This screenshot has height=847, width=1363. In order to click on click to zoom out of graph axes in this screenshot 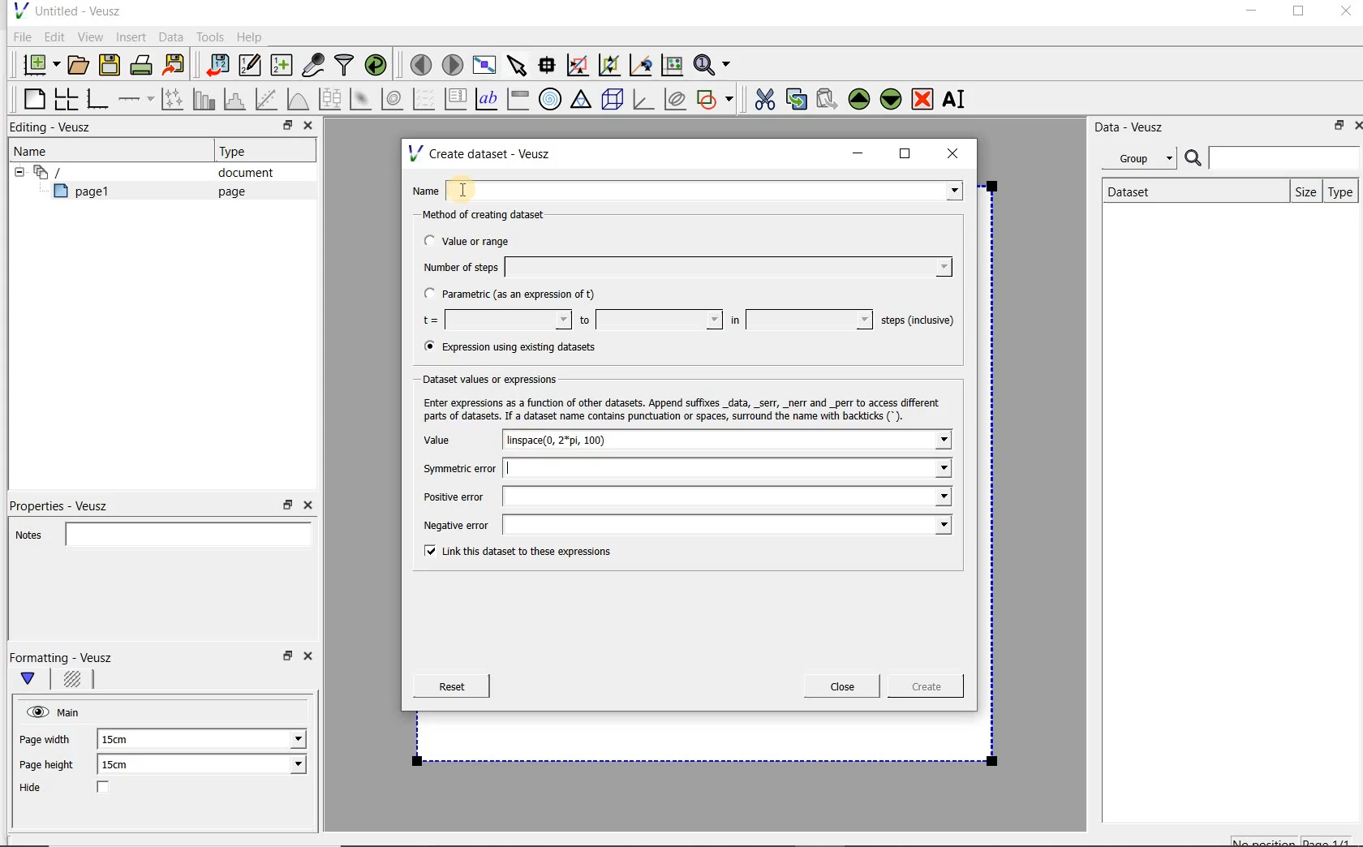, I will do `click(610, 66)`.